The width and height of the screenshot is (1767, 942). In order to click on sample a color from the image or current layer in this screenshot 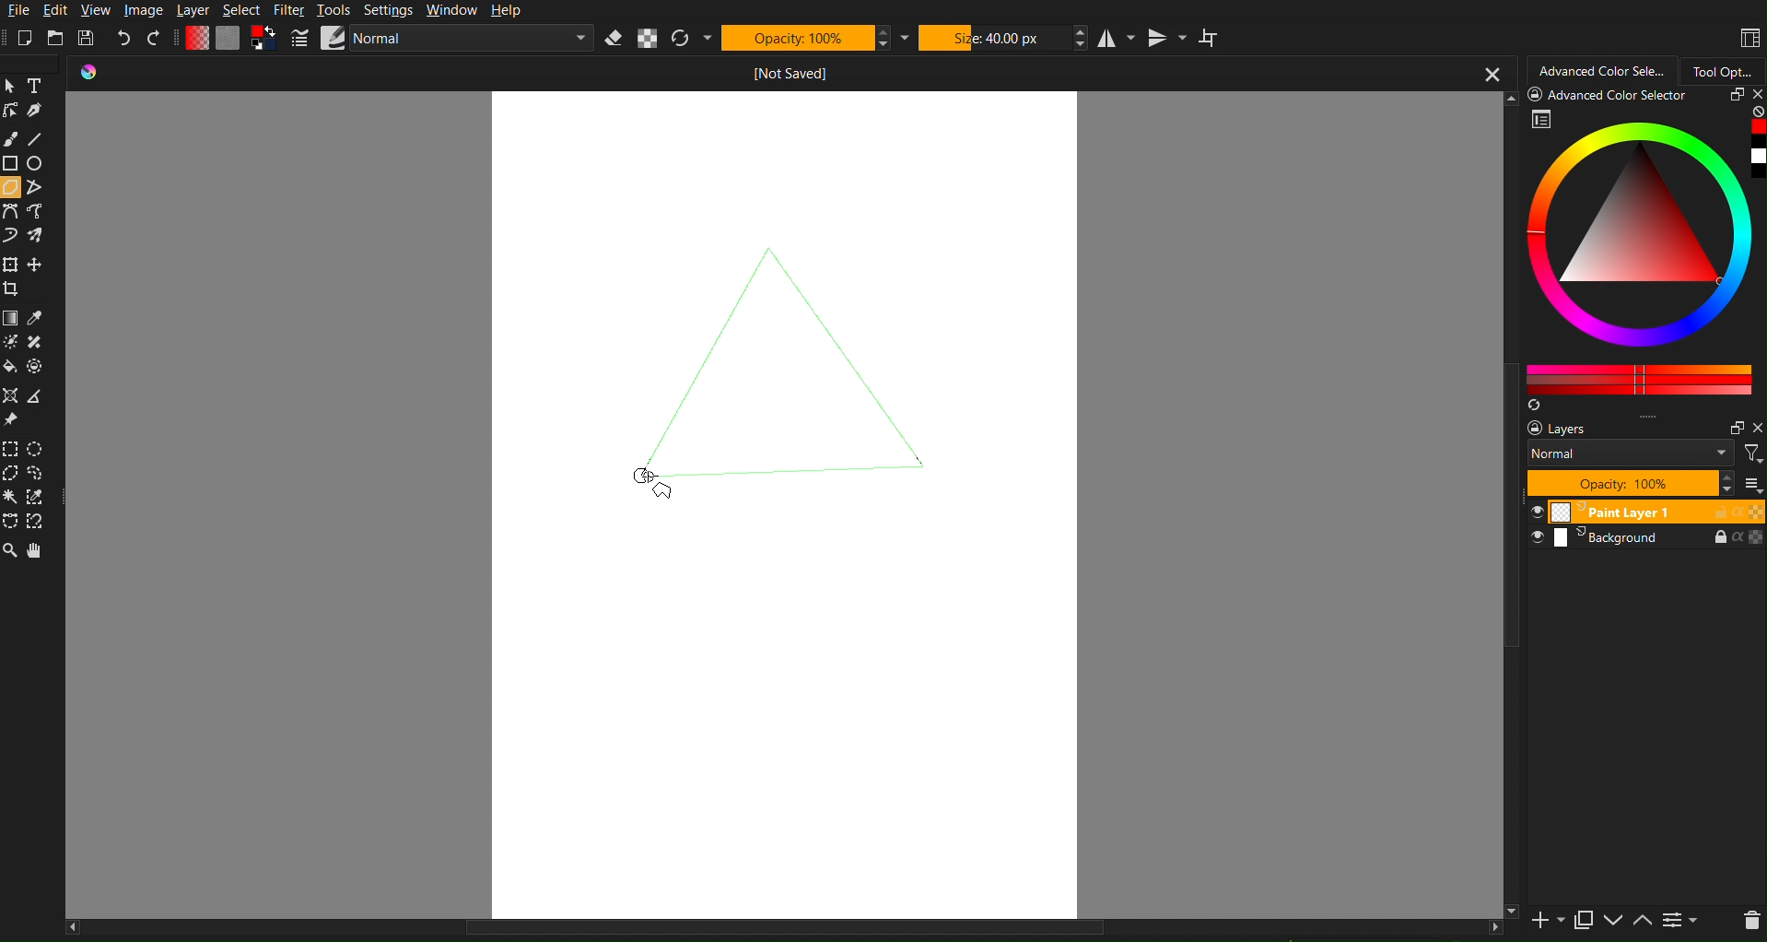, I will do `click(36, 318)`.